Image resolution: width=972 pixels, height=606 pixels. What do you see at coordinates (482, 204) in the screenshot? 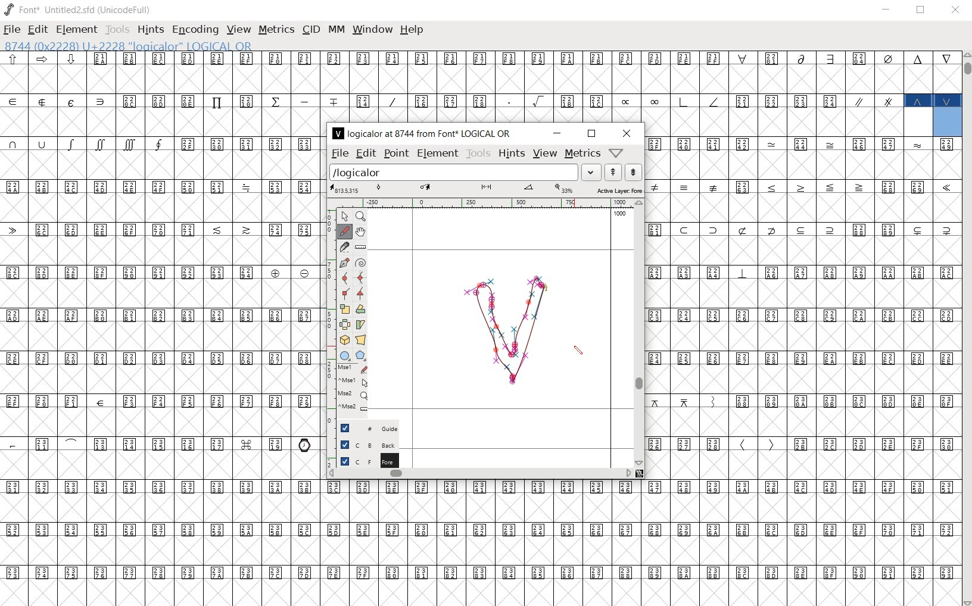
I see `ruler` at bounding box center [482, 204].